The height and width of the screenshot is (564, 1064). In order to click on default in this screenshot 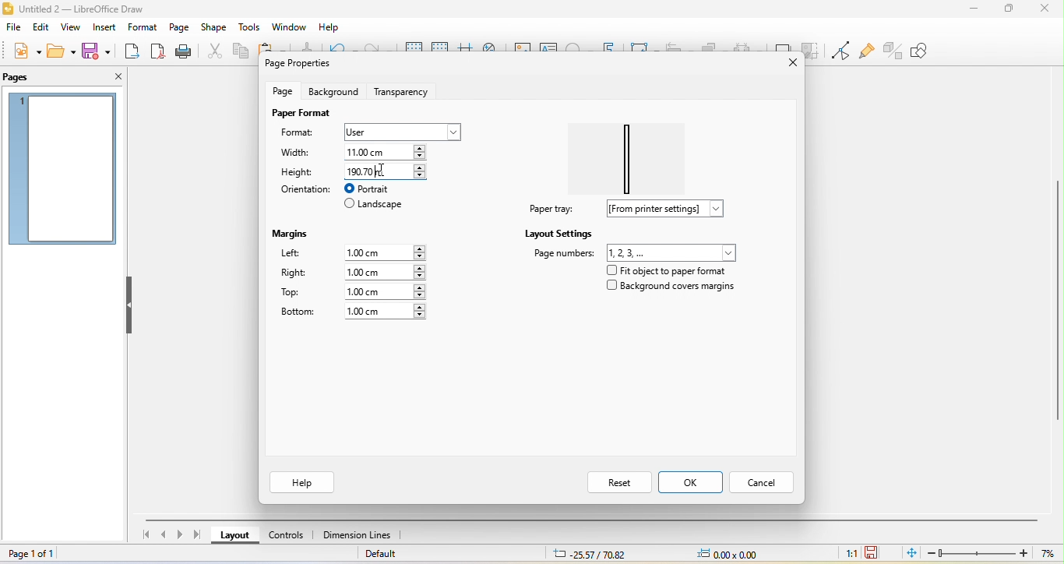, I will do `click(390, 555)`.